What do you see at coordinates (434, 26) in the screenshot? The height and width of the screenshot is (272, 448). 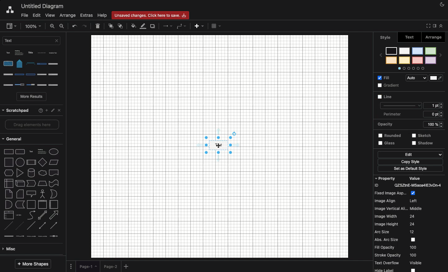 I see `Sidebar` at bounding box center [434, 26].